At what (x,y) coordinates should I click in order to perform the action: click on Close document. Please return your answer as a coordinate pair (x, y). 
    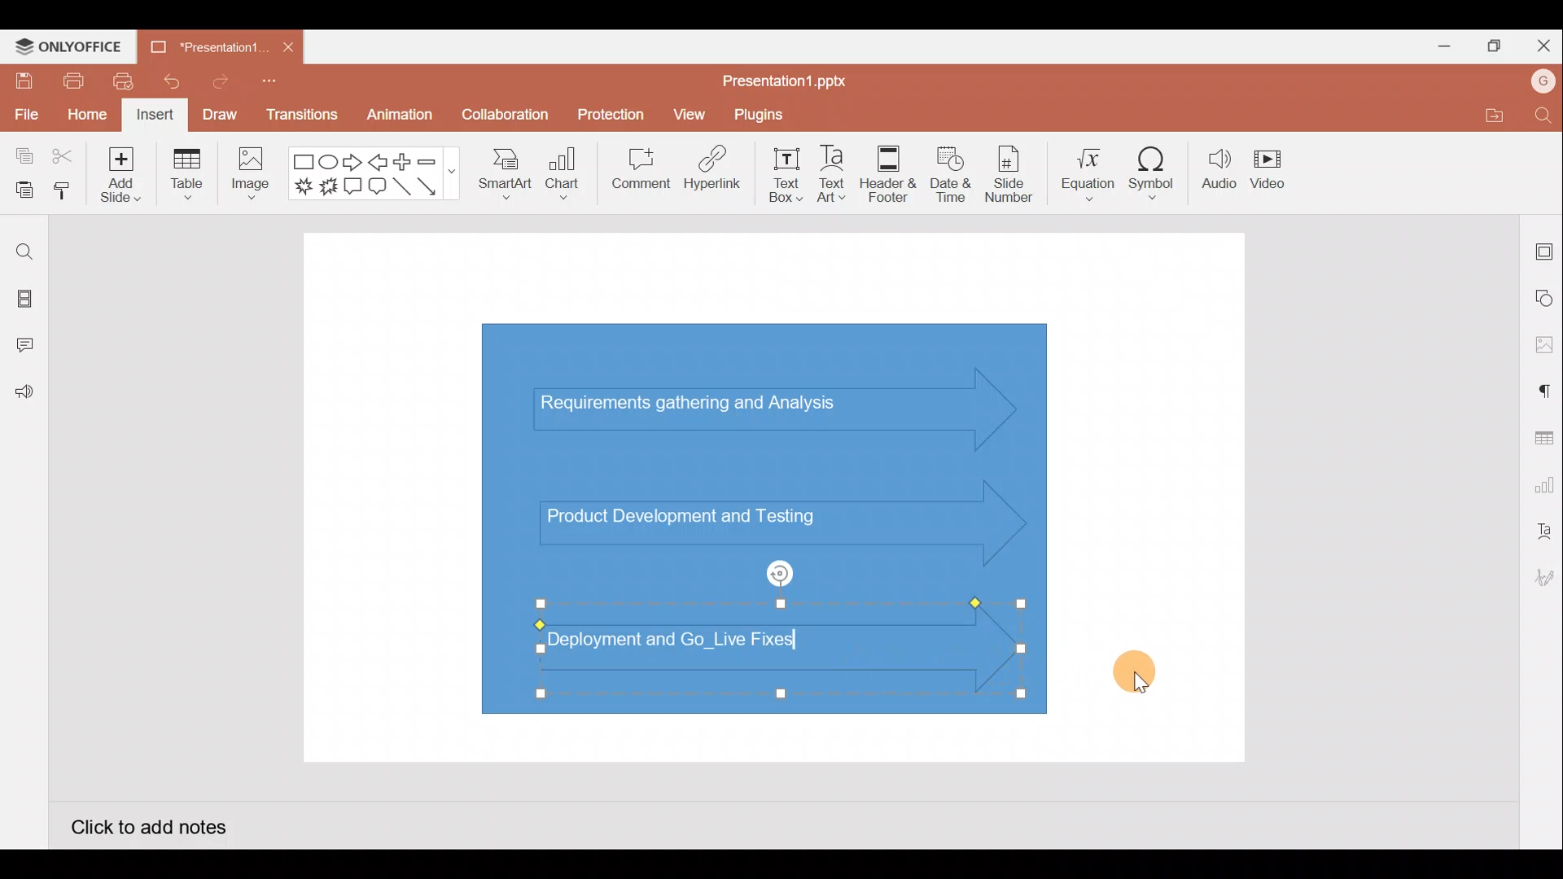
    Looking at the image, I should click on (288, 43).